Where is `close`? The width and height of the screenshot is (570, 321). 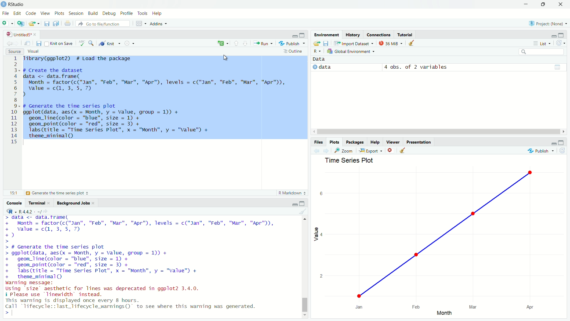
close is located at coordinates (35, 34).